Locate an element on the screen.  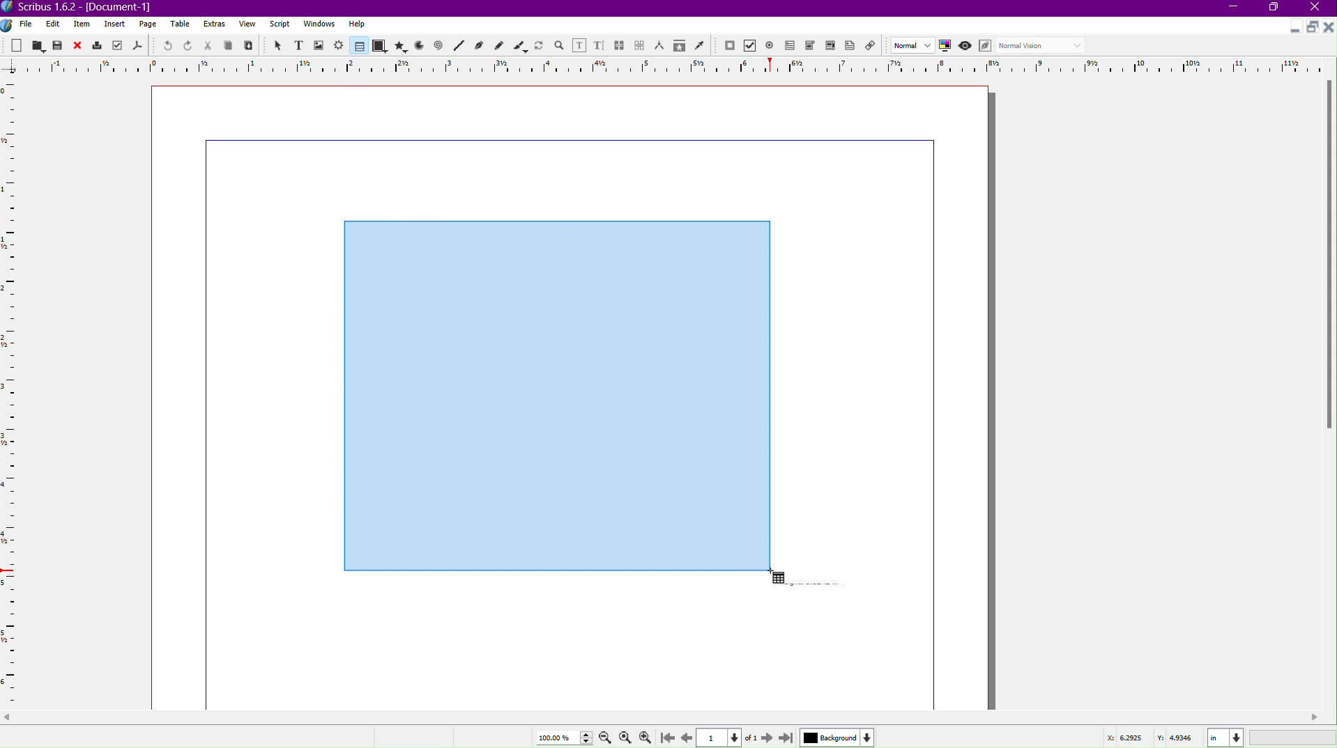
Link Text Frames is located at coordinates (620, 43).